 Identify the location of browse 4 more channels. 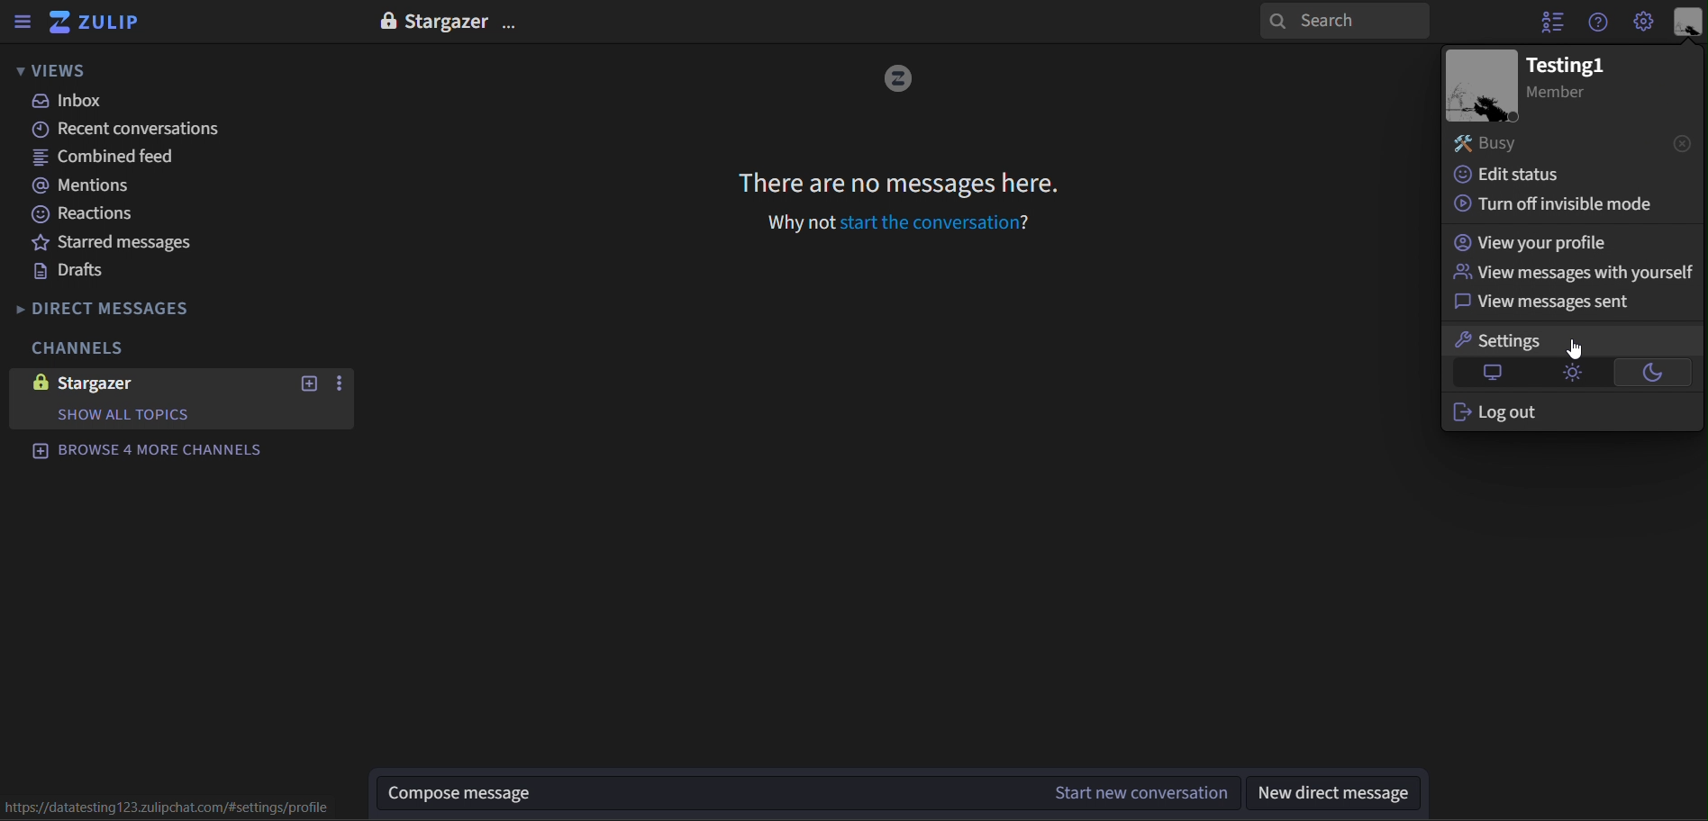
(162, 453).